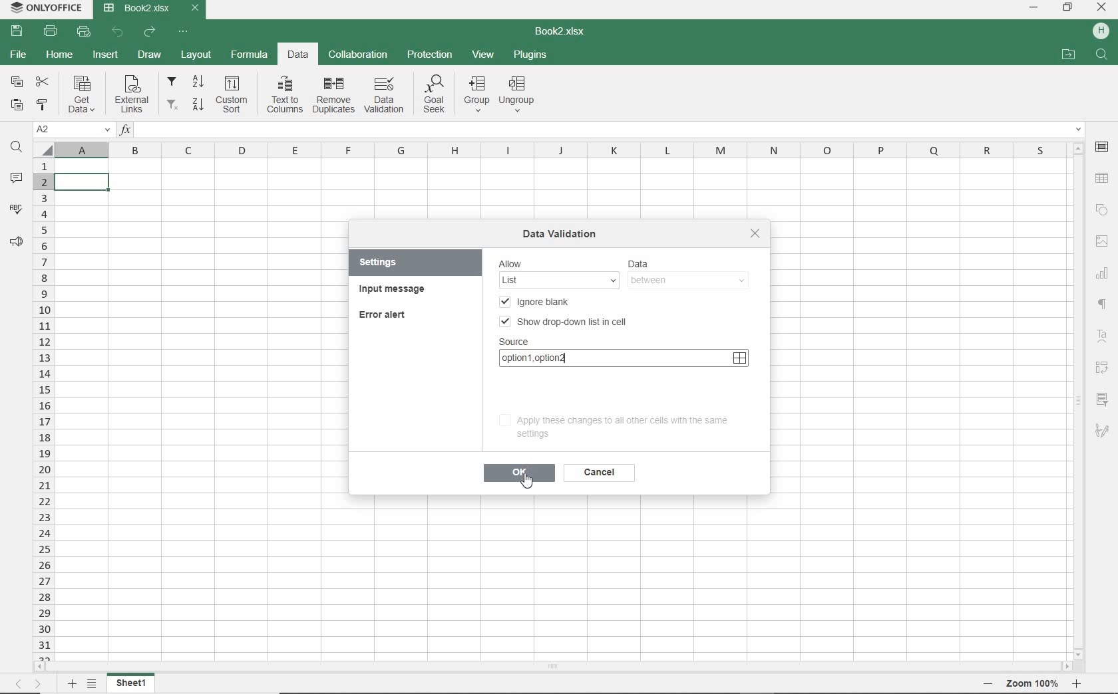 The height and width of the screenshot is (694, 1118). Describe the element at coordinates (393, 289) in the screenshot. I see `input message` at that location.